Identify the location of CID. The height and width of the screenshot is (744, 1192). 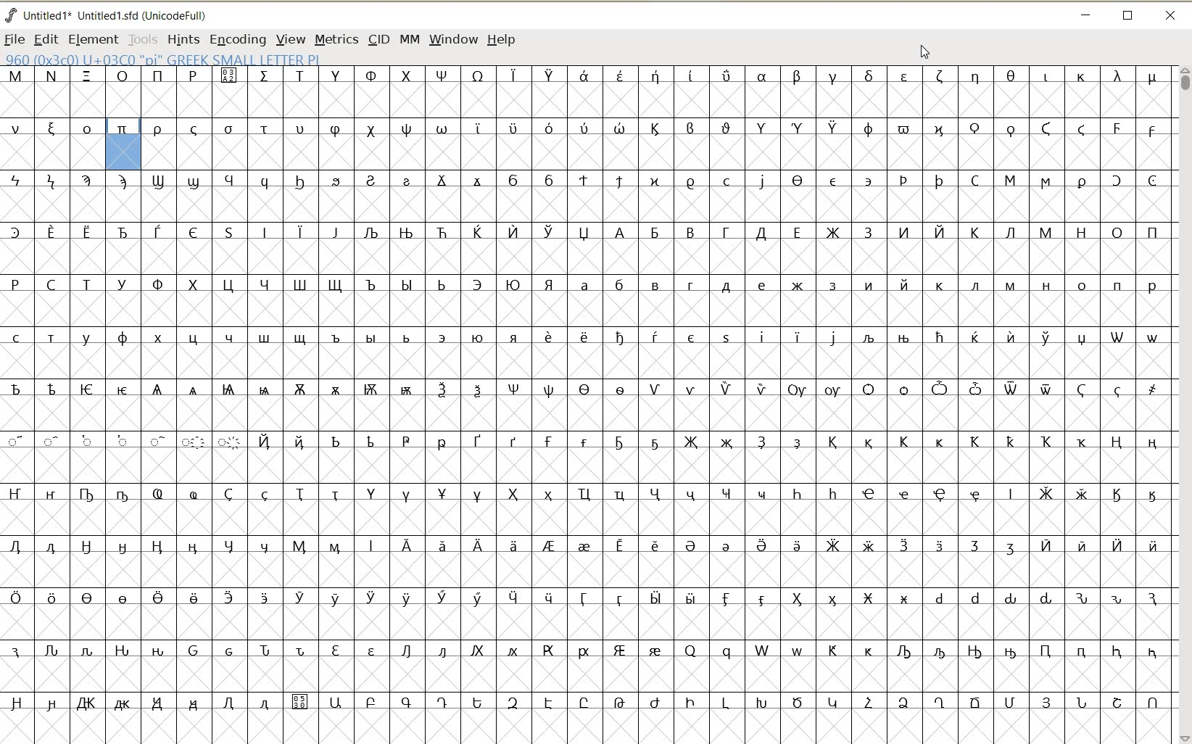
(379, 38).